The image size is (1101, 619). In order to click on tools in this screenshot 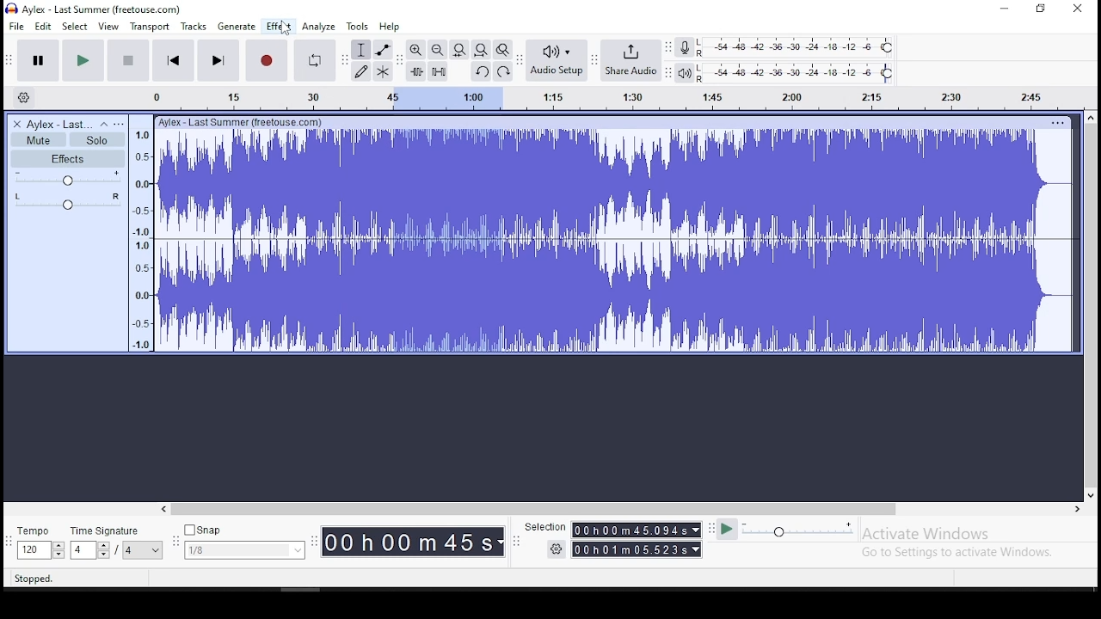, I will do `click(358, 26)`.